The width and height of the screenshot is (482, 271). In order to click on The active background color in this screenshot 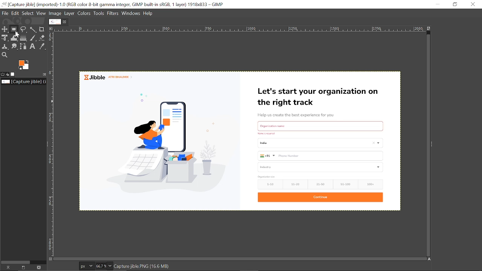, I will do `click(26, 65)`.